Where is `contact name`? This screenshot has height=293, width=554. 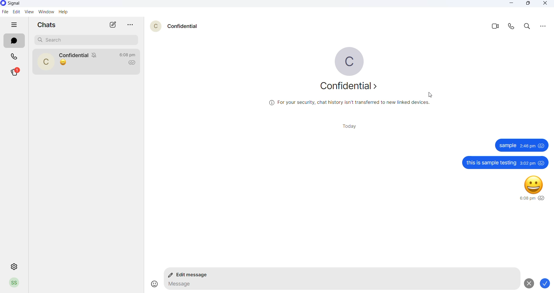 contact name is located at coordinates (183, 26).